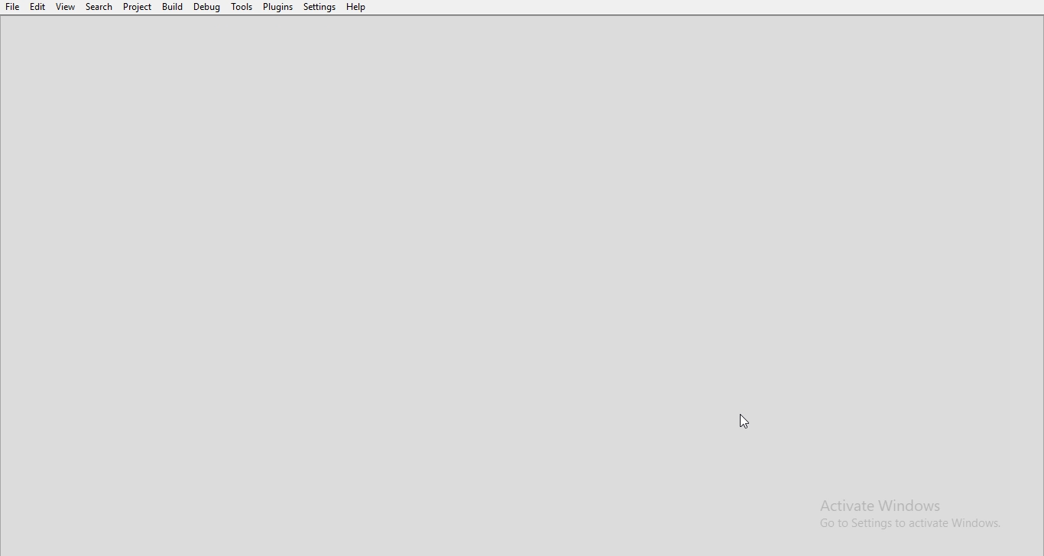 This screenshot has width=1044, height=556. Describe the element at coordinates (320, 8) in the screenshot. I see `Settings ` at that location.